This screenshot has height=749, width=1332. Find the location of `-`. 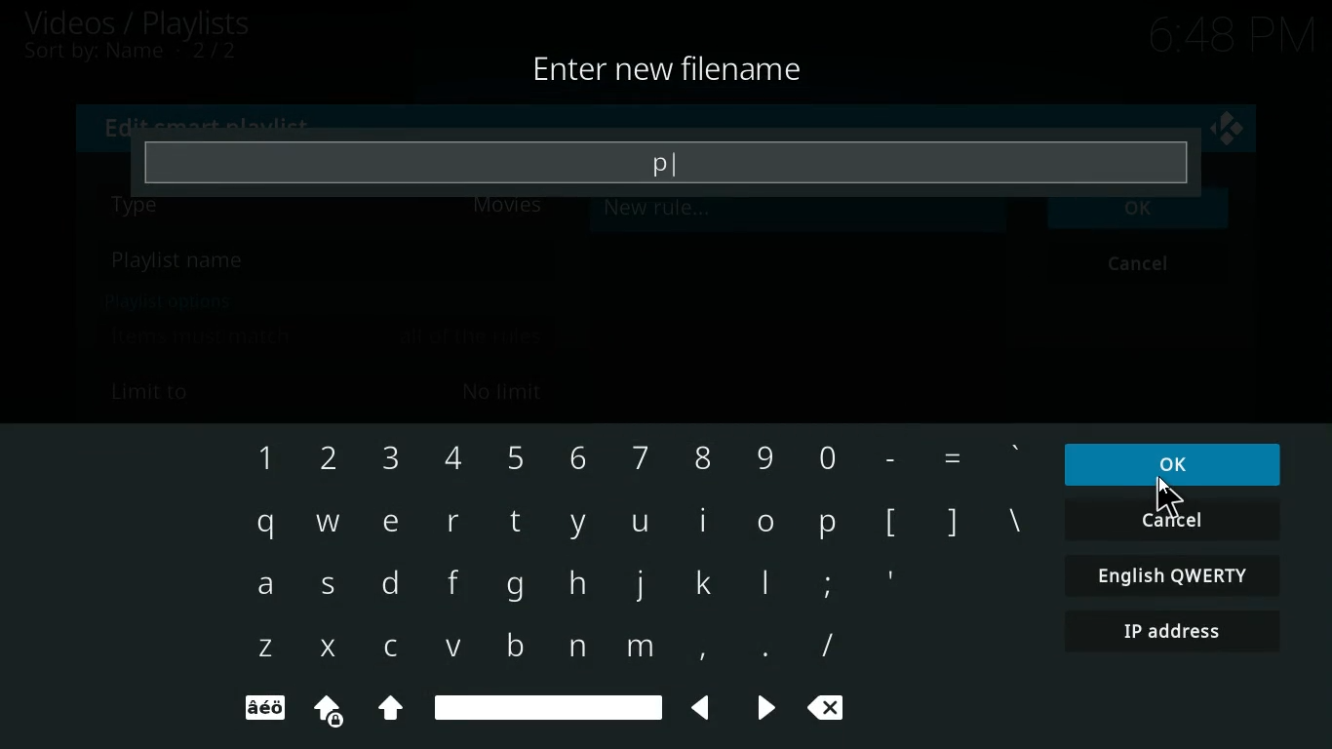

- is located at coordinates (885, 454).